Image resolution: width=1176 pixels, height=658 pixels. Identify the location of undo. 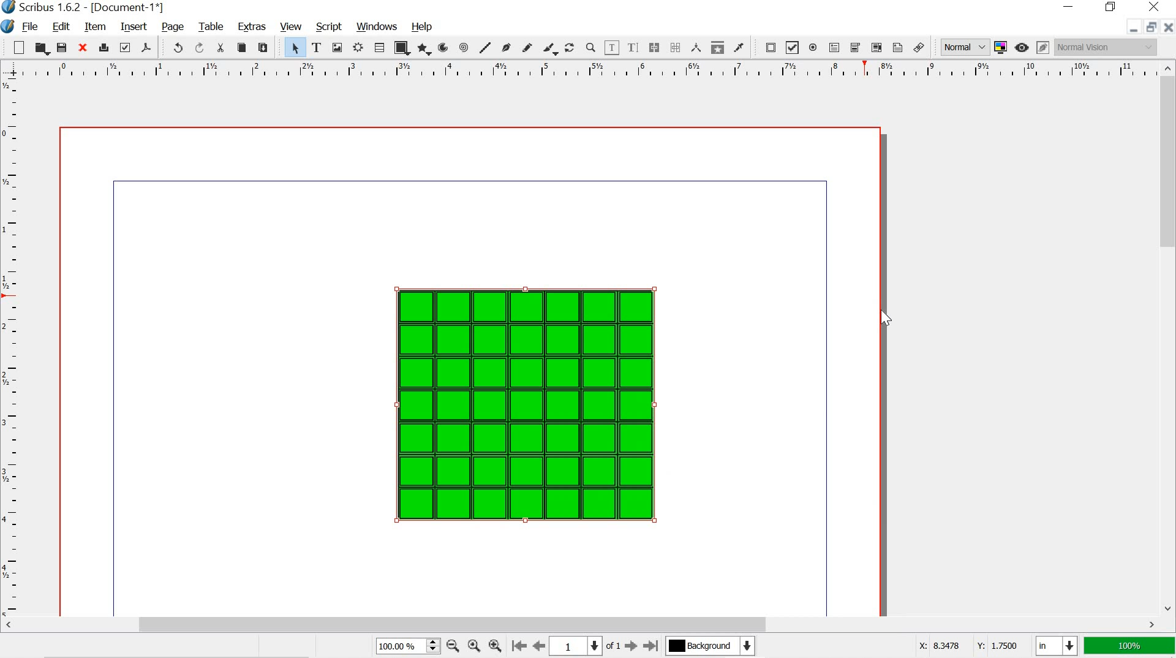
(175, 47).